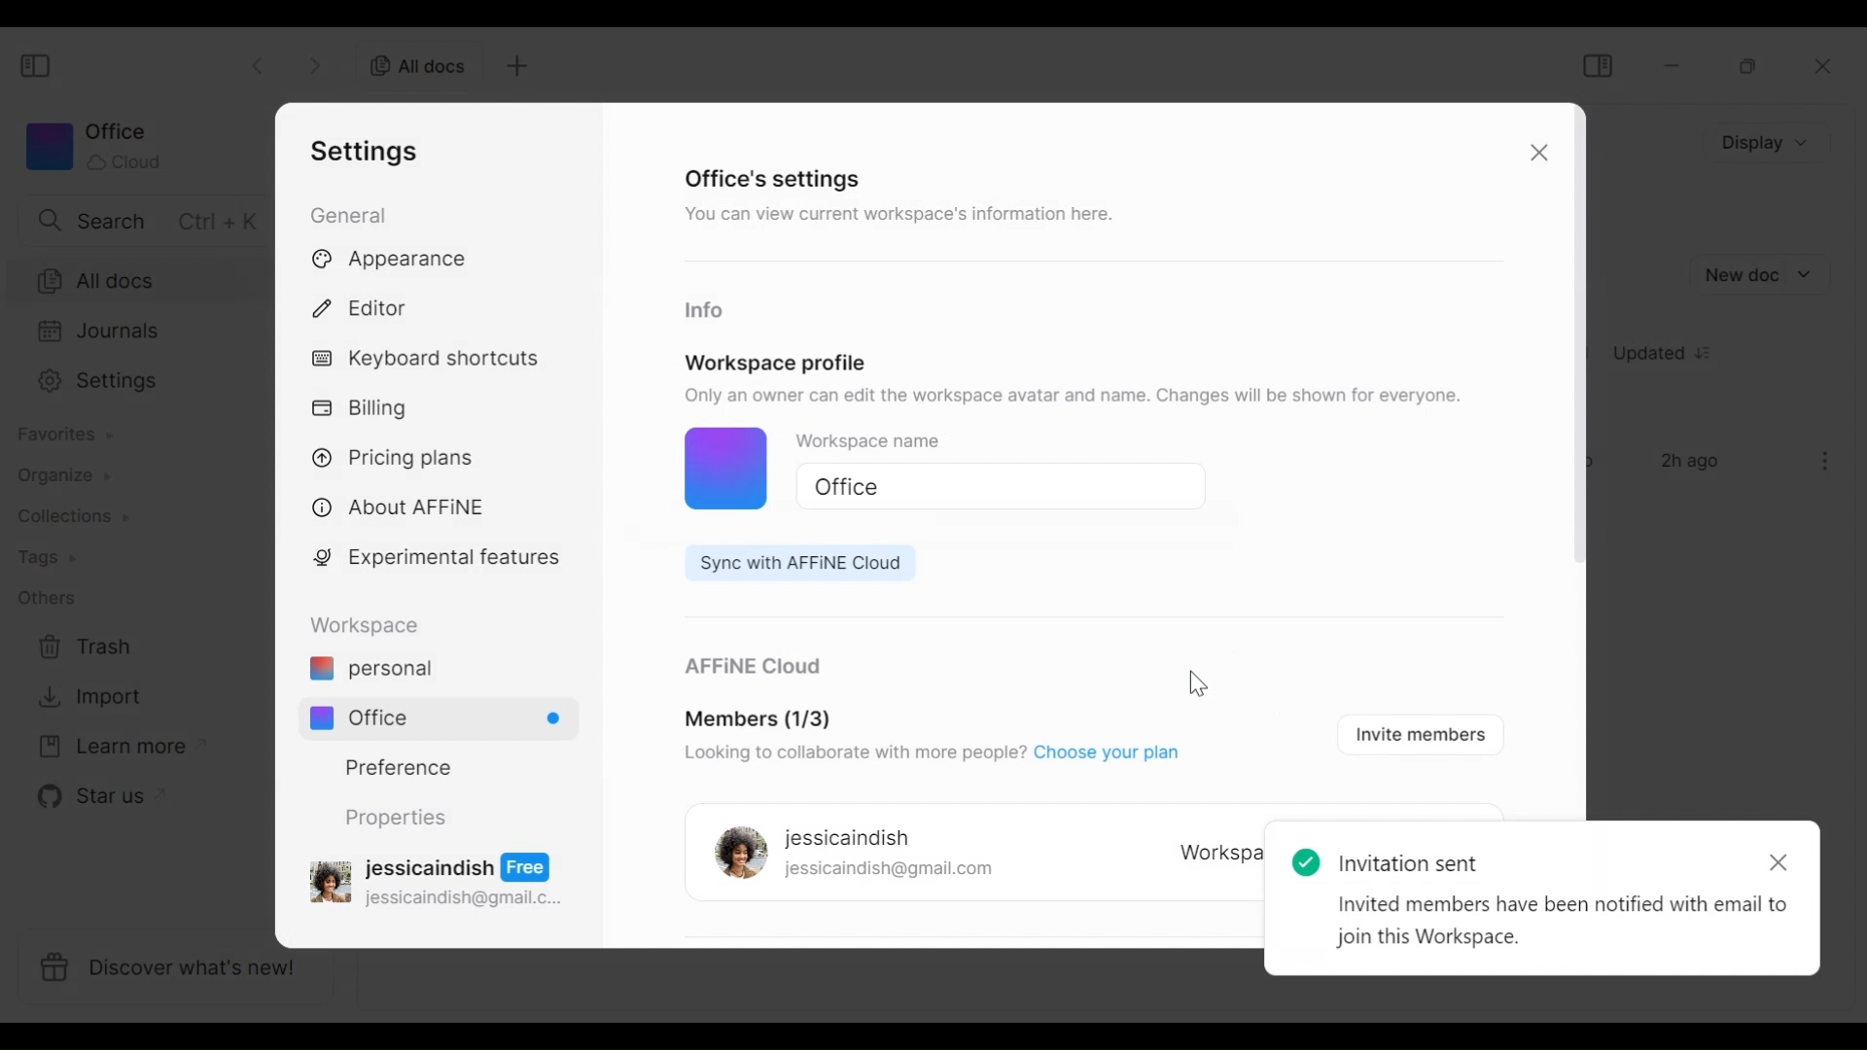  I want to click on Info, so click(703, 311).